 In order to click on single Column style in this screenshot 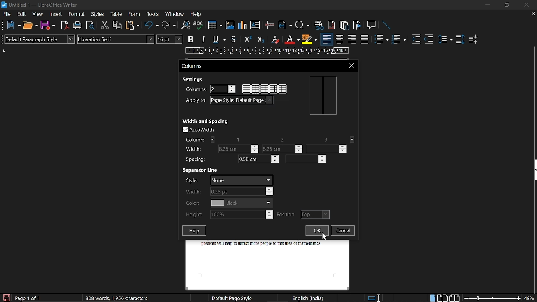, I will do `click(246, 89)`.